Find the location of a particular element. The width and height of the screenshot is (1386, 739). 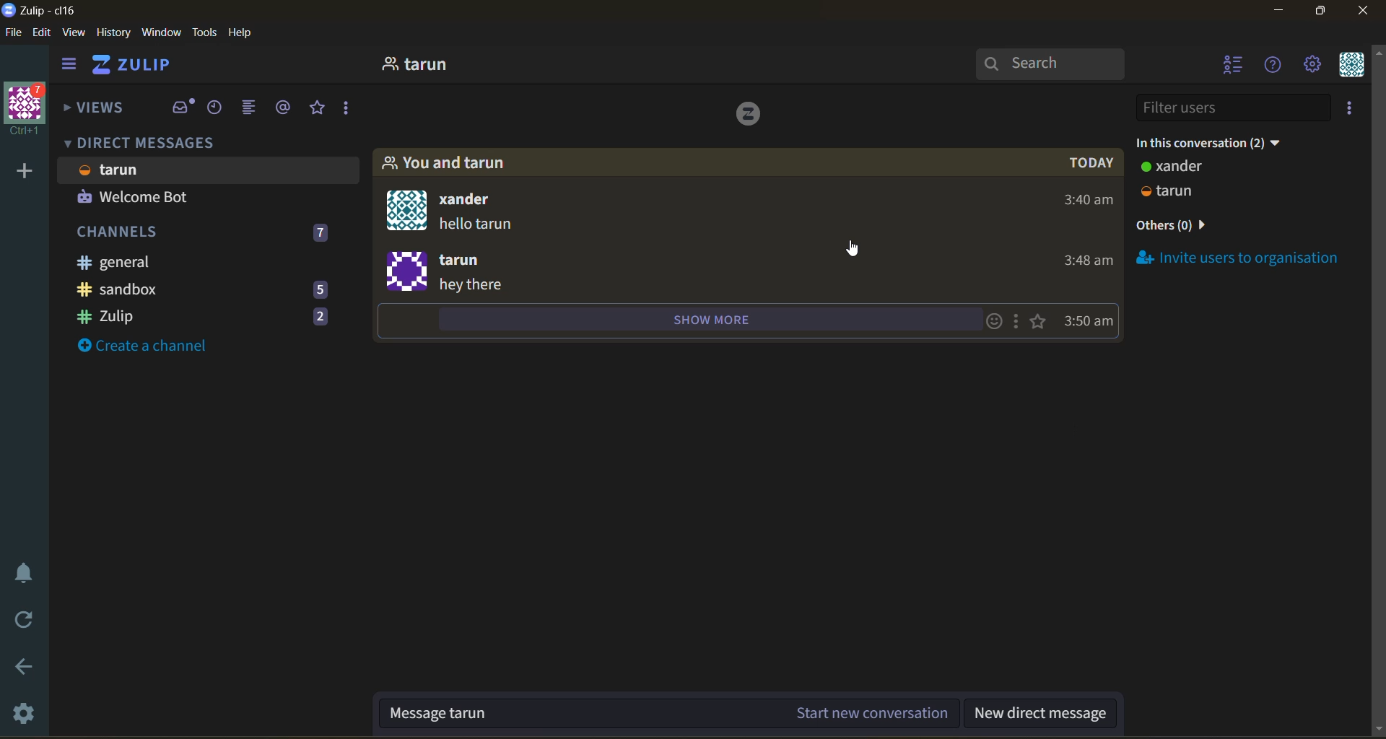

message actions is located at coordinates (1016, 323).